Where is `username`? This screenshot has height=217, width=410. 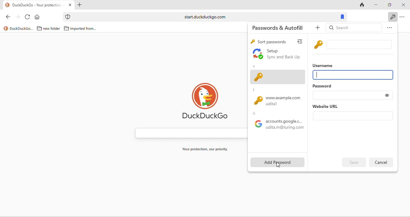
username is located at coordinates (324, 65).